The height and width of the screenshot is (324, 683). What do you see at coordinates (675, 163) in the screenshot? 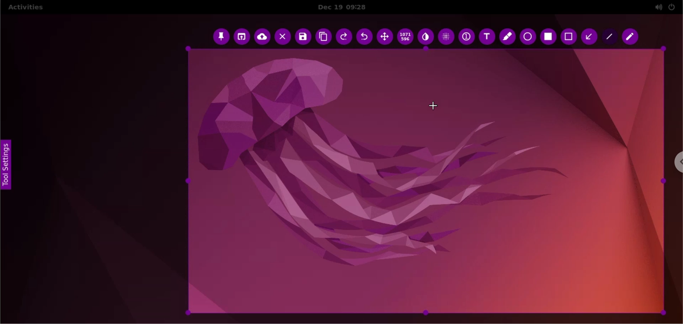
I see `chrome options` at bounding box center [675, 163].